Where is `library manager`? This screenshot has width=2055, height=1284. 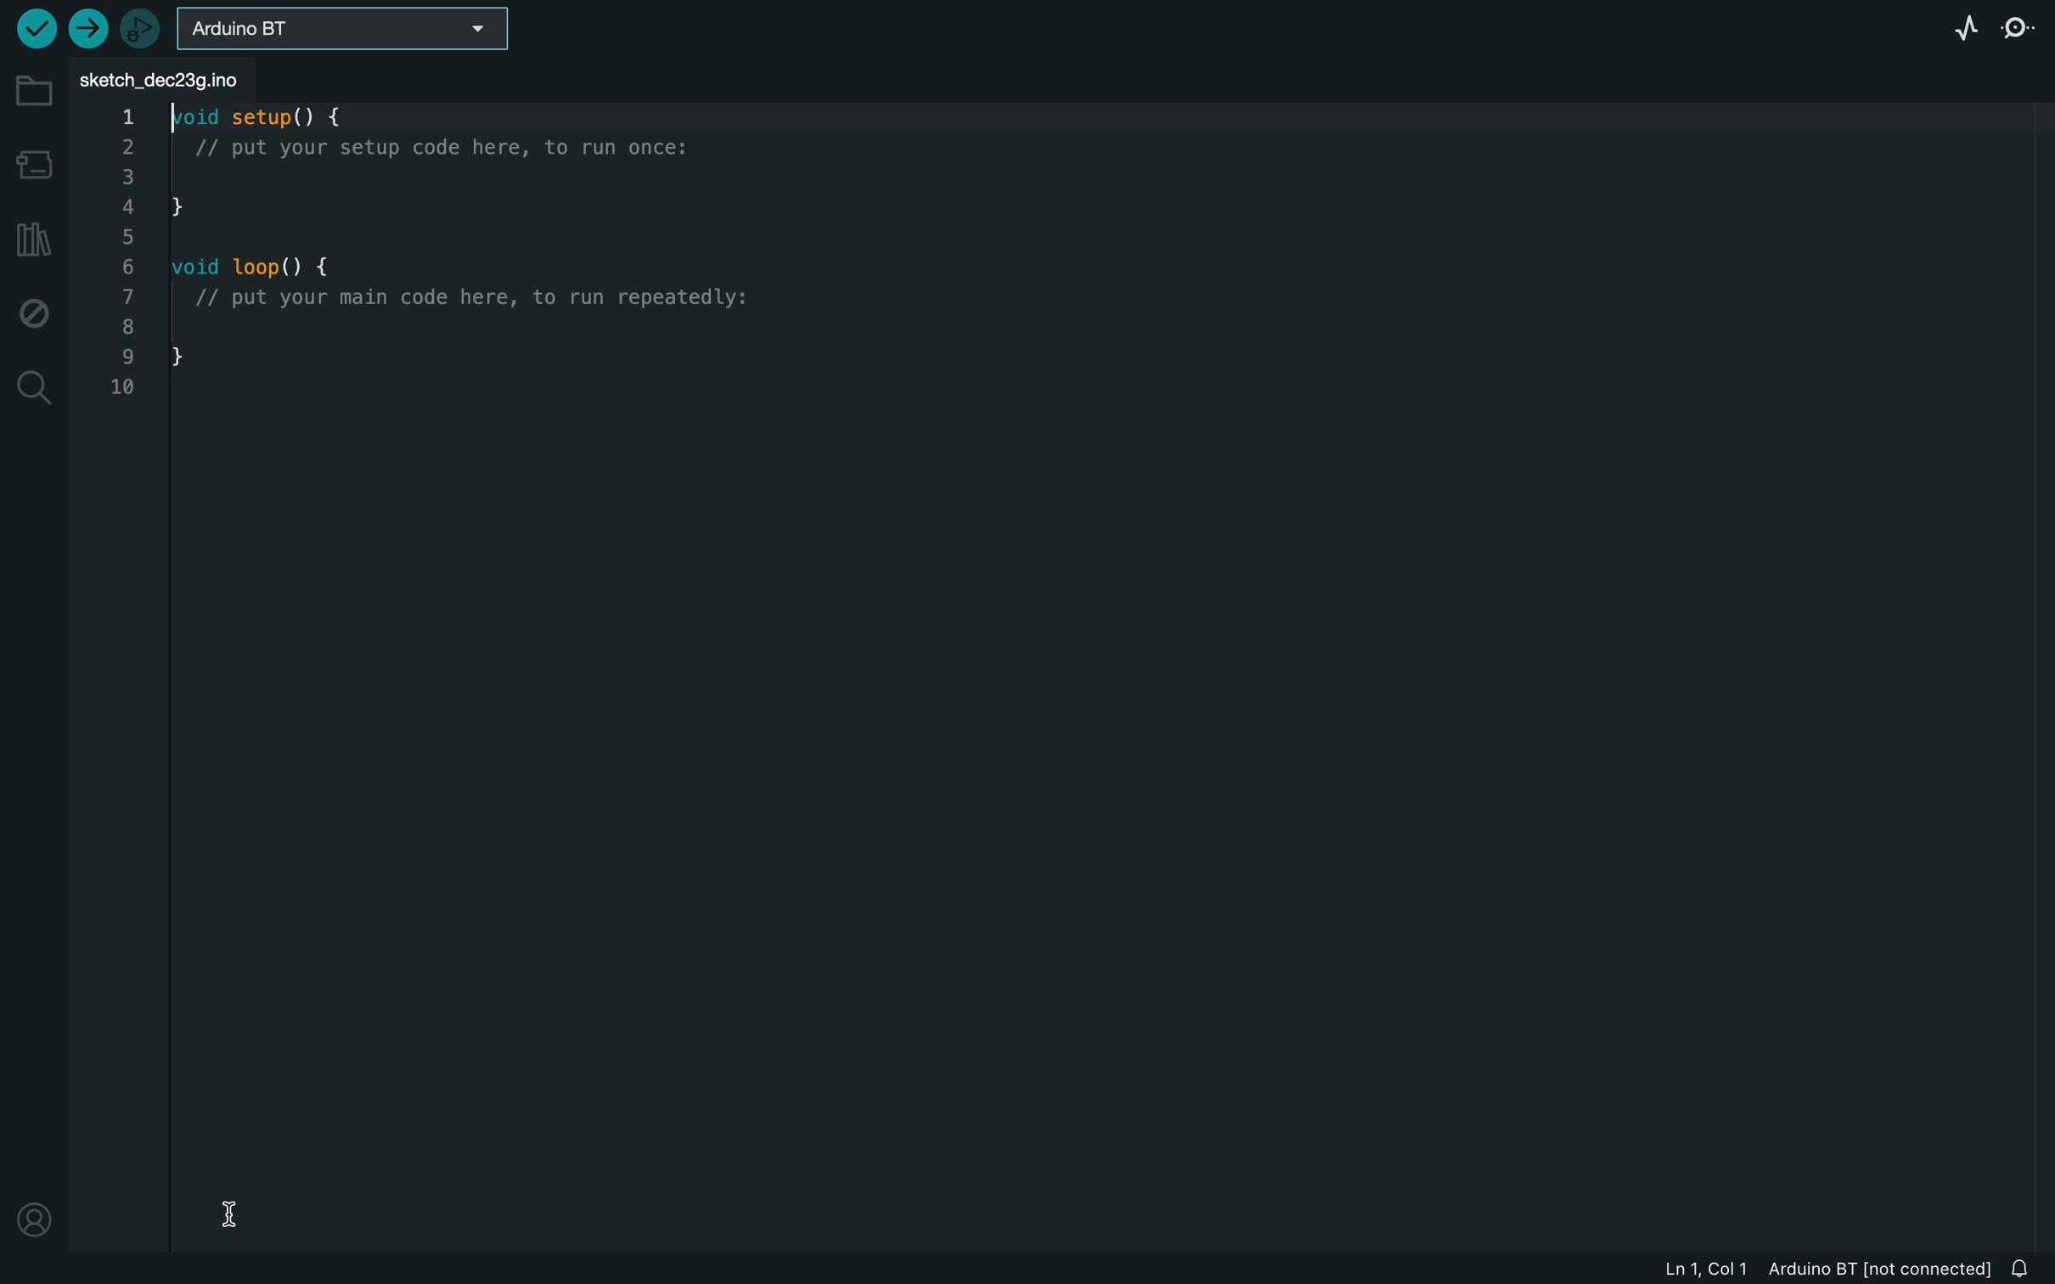 library manager is located at coordinates (32, 241).